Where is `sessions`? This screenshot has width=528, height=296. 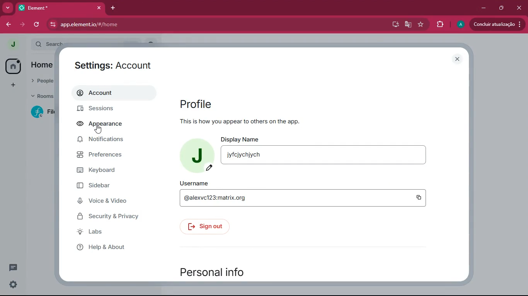
sessions is located at coordinates (109, 108).